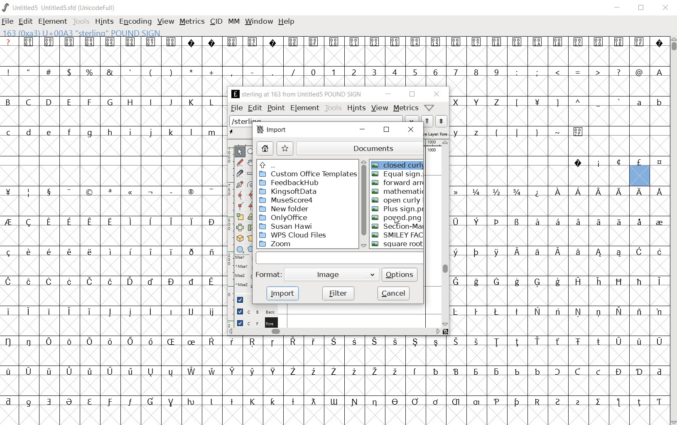  Describe the element at coordinates (412, 120) in the screenshot. I see `load word list` at that location.